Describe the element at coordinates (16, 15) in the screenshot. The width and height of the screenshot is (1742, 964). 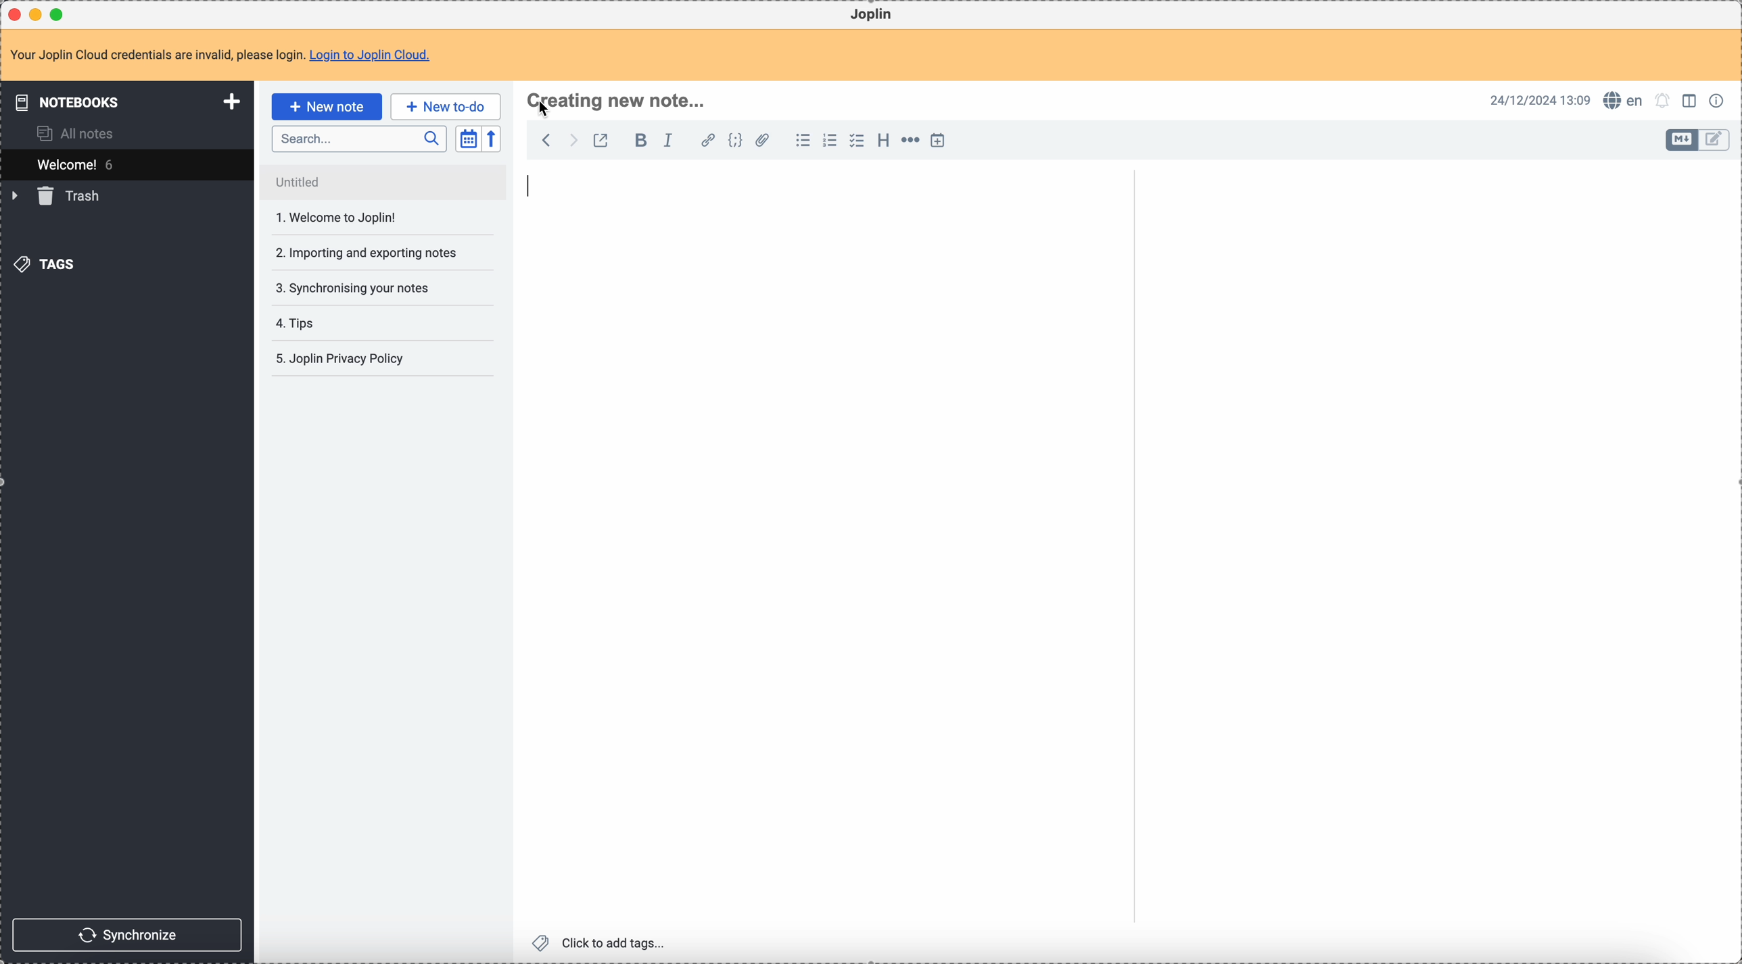
I see `close` at that location.